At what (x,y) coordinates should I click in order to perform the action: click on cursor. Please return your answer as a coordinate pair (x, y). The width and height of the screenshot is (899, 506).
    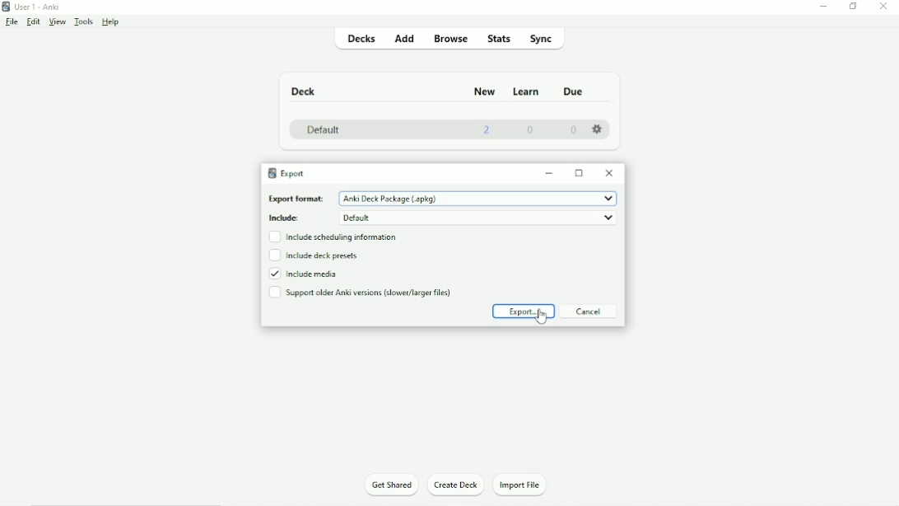
    Looking at the image, I should click on (542, 316).